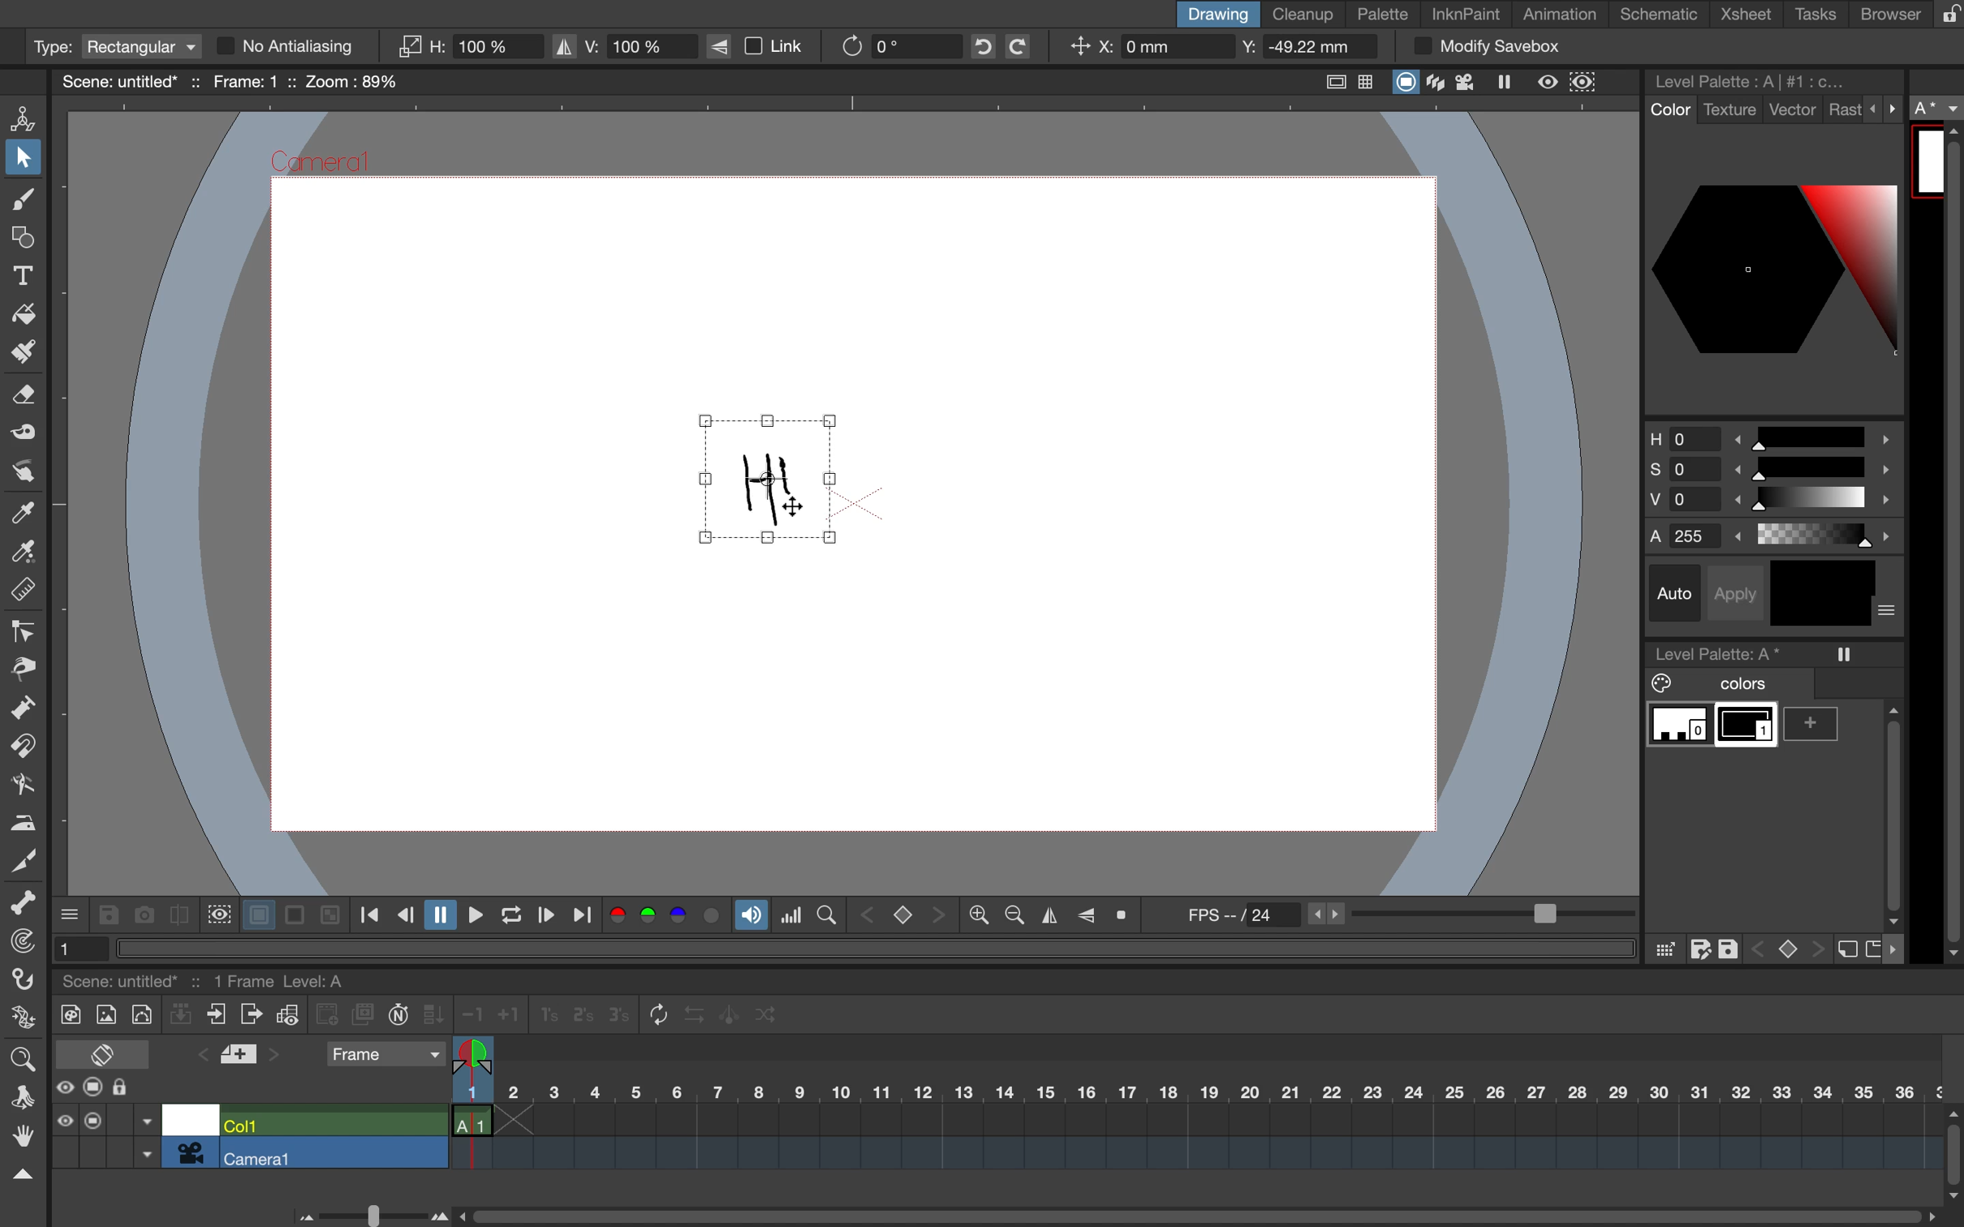  Describe the element at coordinates (322, 164) in the screenshot. I see `Camera1` at that location.